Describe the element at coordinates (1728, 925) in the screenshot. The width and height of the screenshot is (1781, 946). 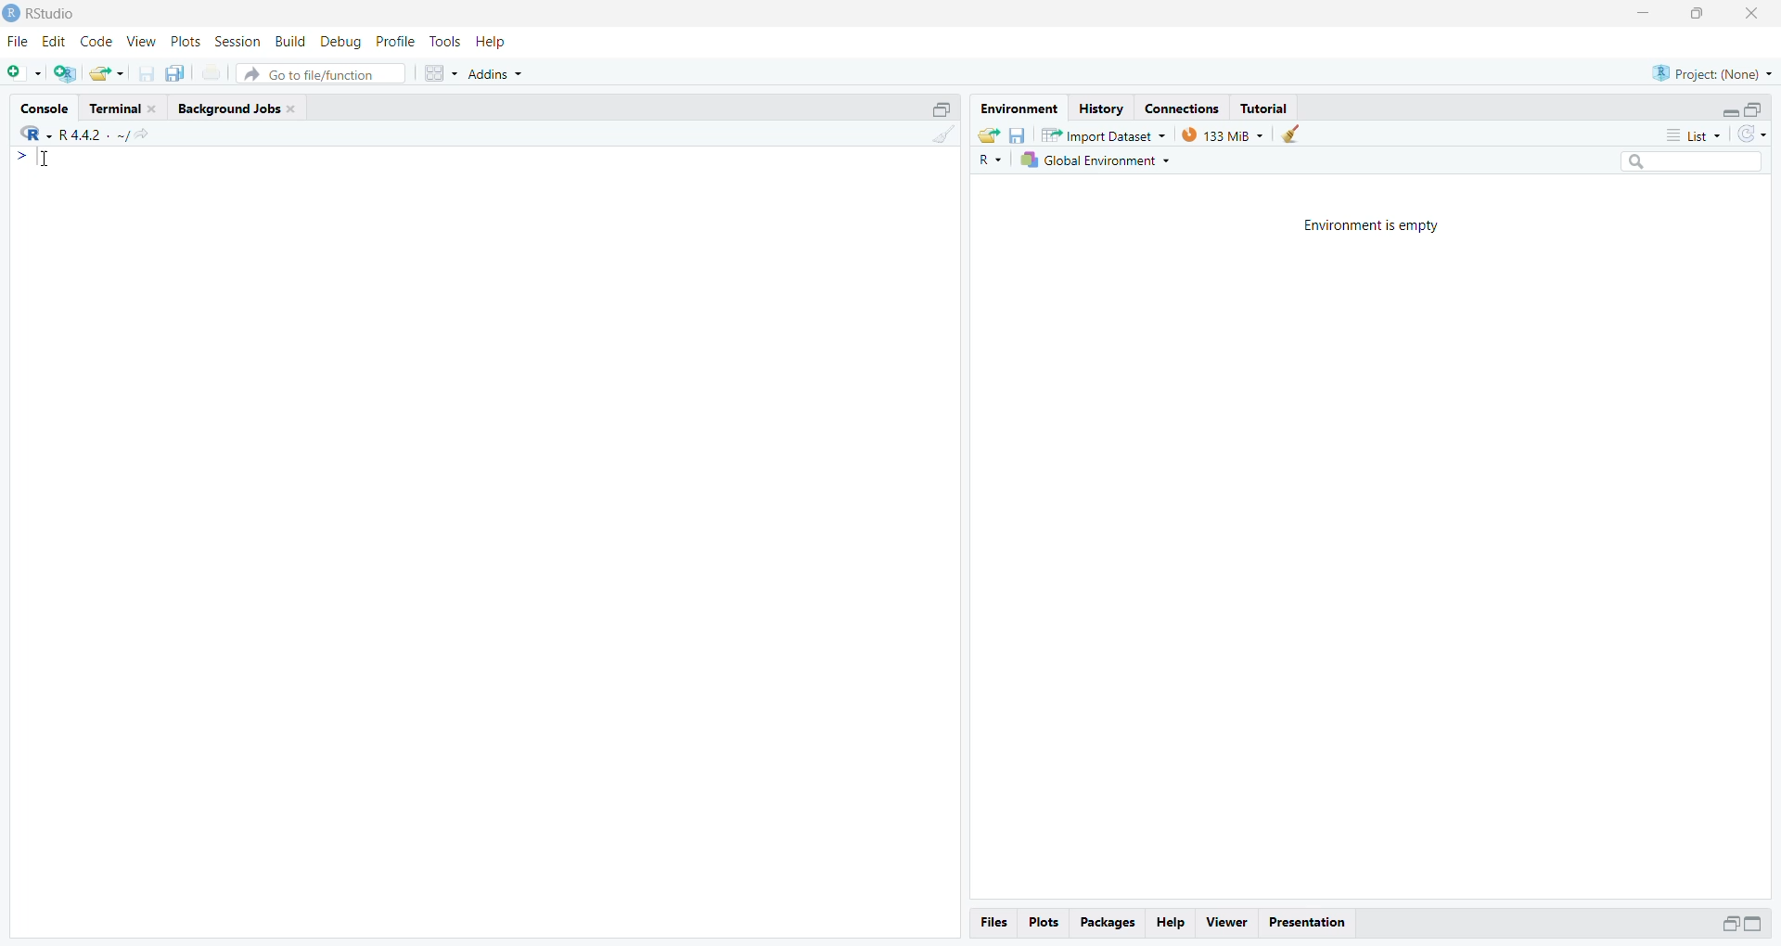
I see `Maximize` at that location.